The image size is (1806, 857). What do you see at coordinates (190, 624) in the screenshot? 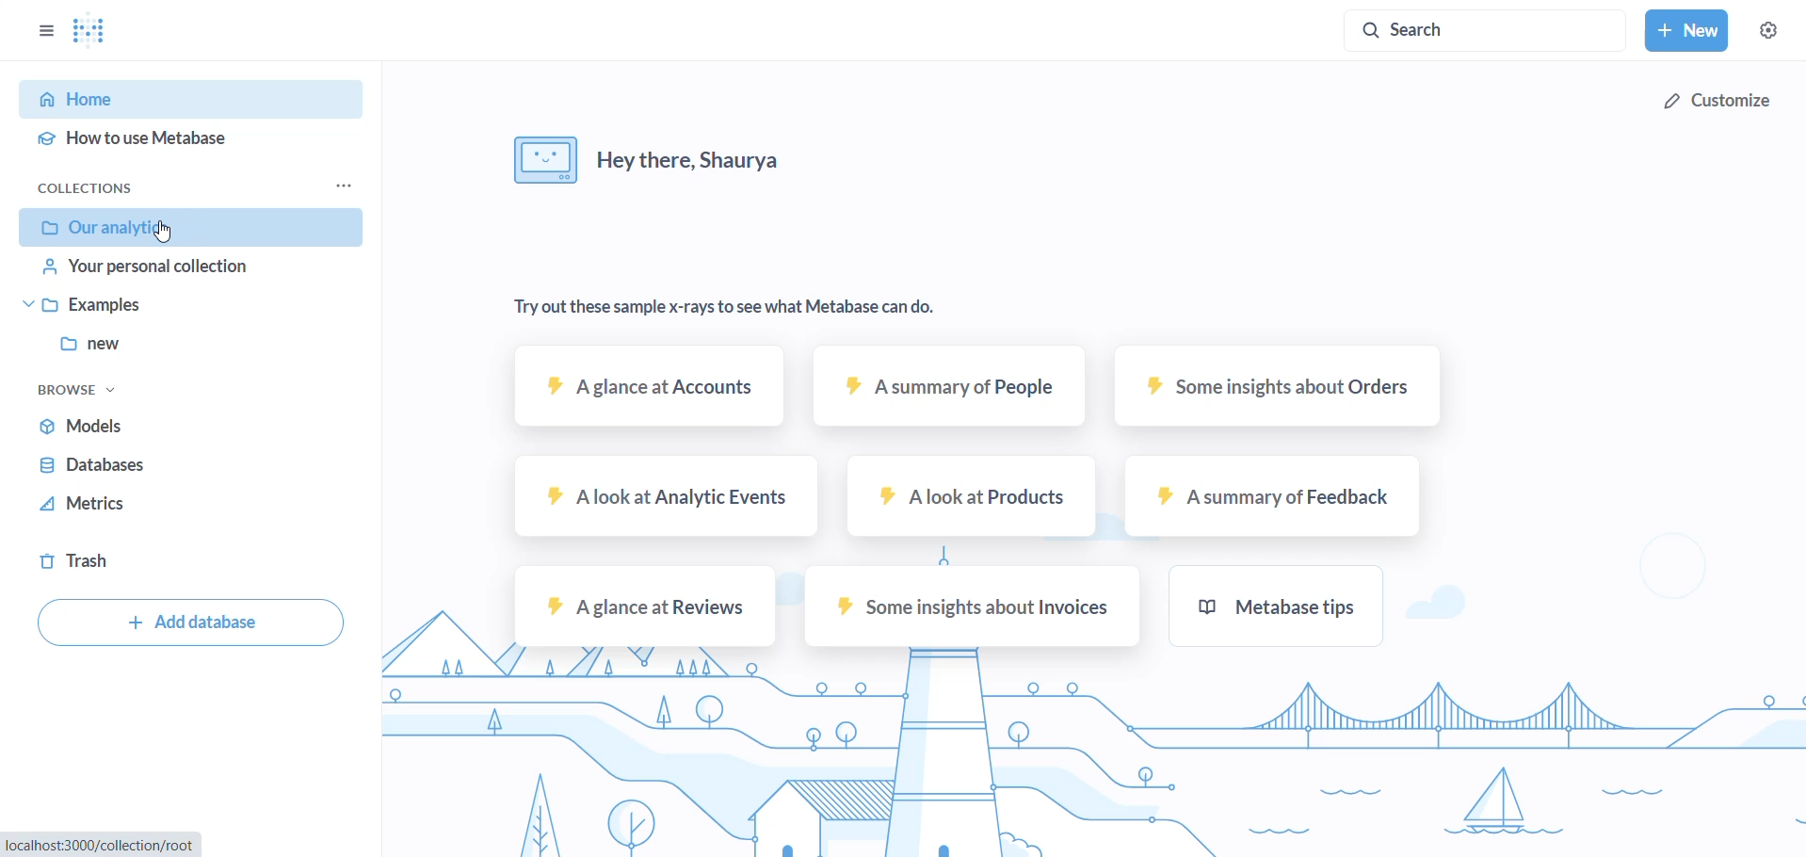
I see `add database` at bounding box center [190, 624].